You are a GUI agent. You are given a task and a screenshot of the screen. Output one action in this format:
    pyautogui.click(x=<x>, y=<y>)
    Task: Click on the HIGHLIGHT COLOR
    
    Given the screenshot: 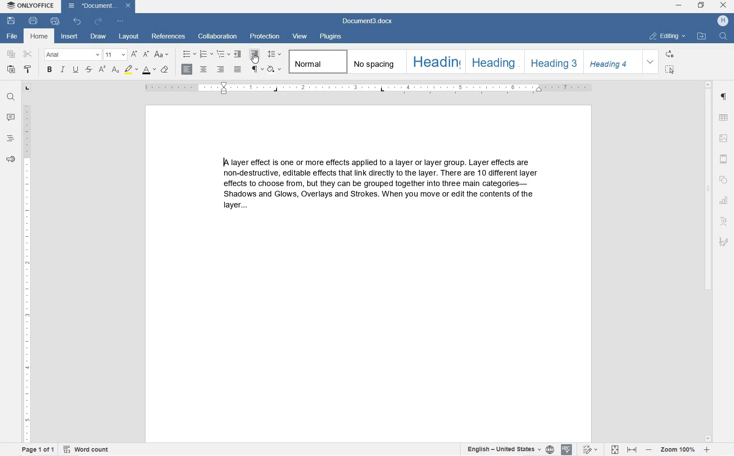 What is the action you would take?
    pyautogui.click(x=130, y=71)
    